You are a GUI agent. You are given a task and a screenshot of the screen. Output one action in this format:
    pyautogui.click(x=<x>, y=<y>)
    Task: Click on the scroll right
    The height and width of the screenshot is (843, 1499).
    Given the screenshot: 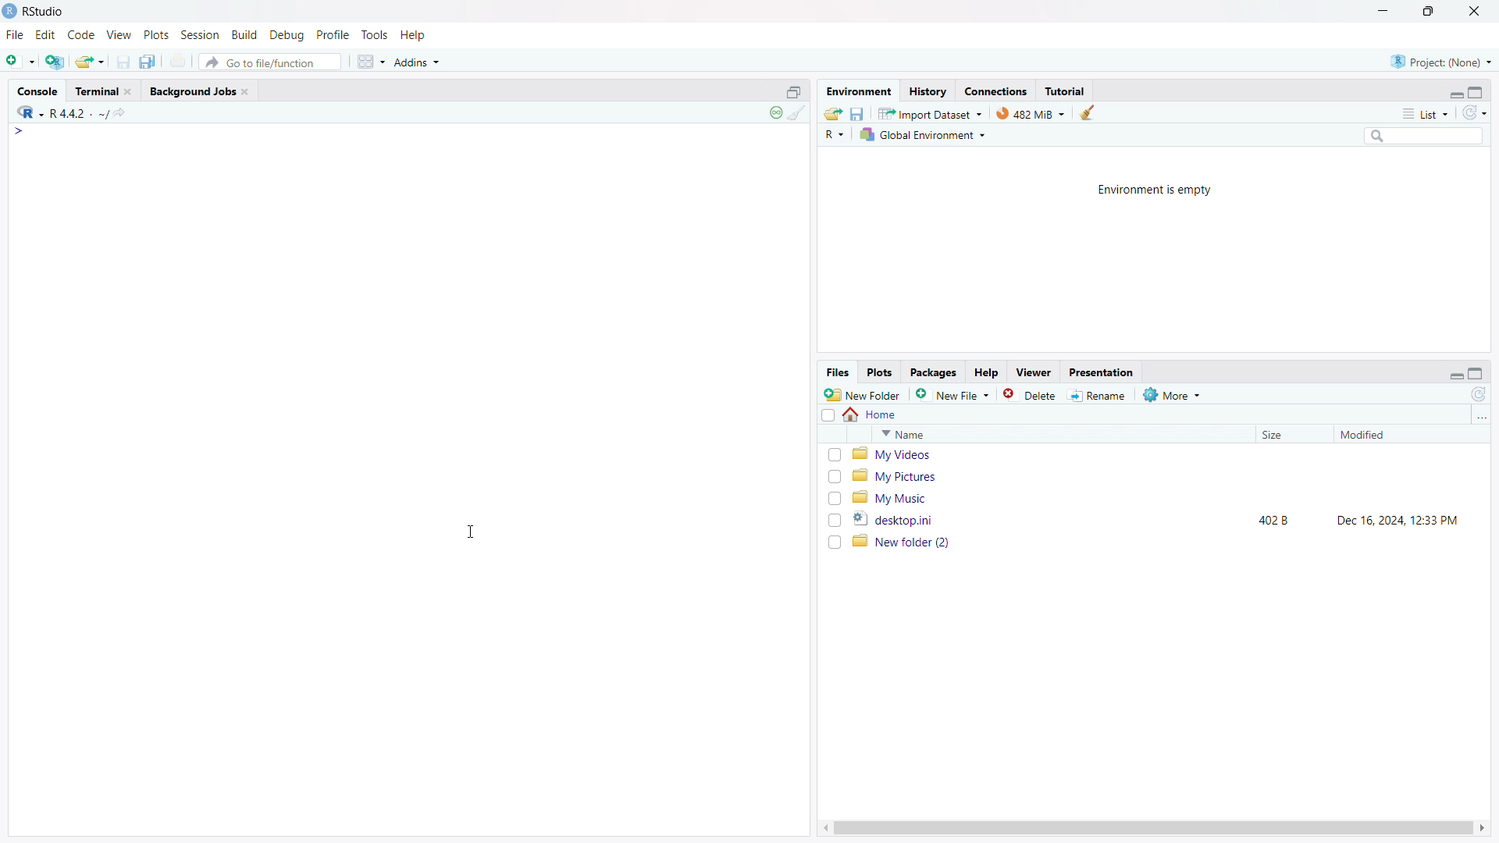 What is the action you would take?
    pyautogui.click(x=1483, y=828)
    